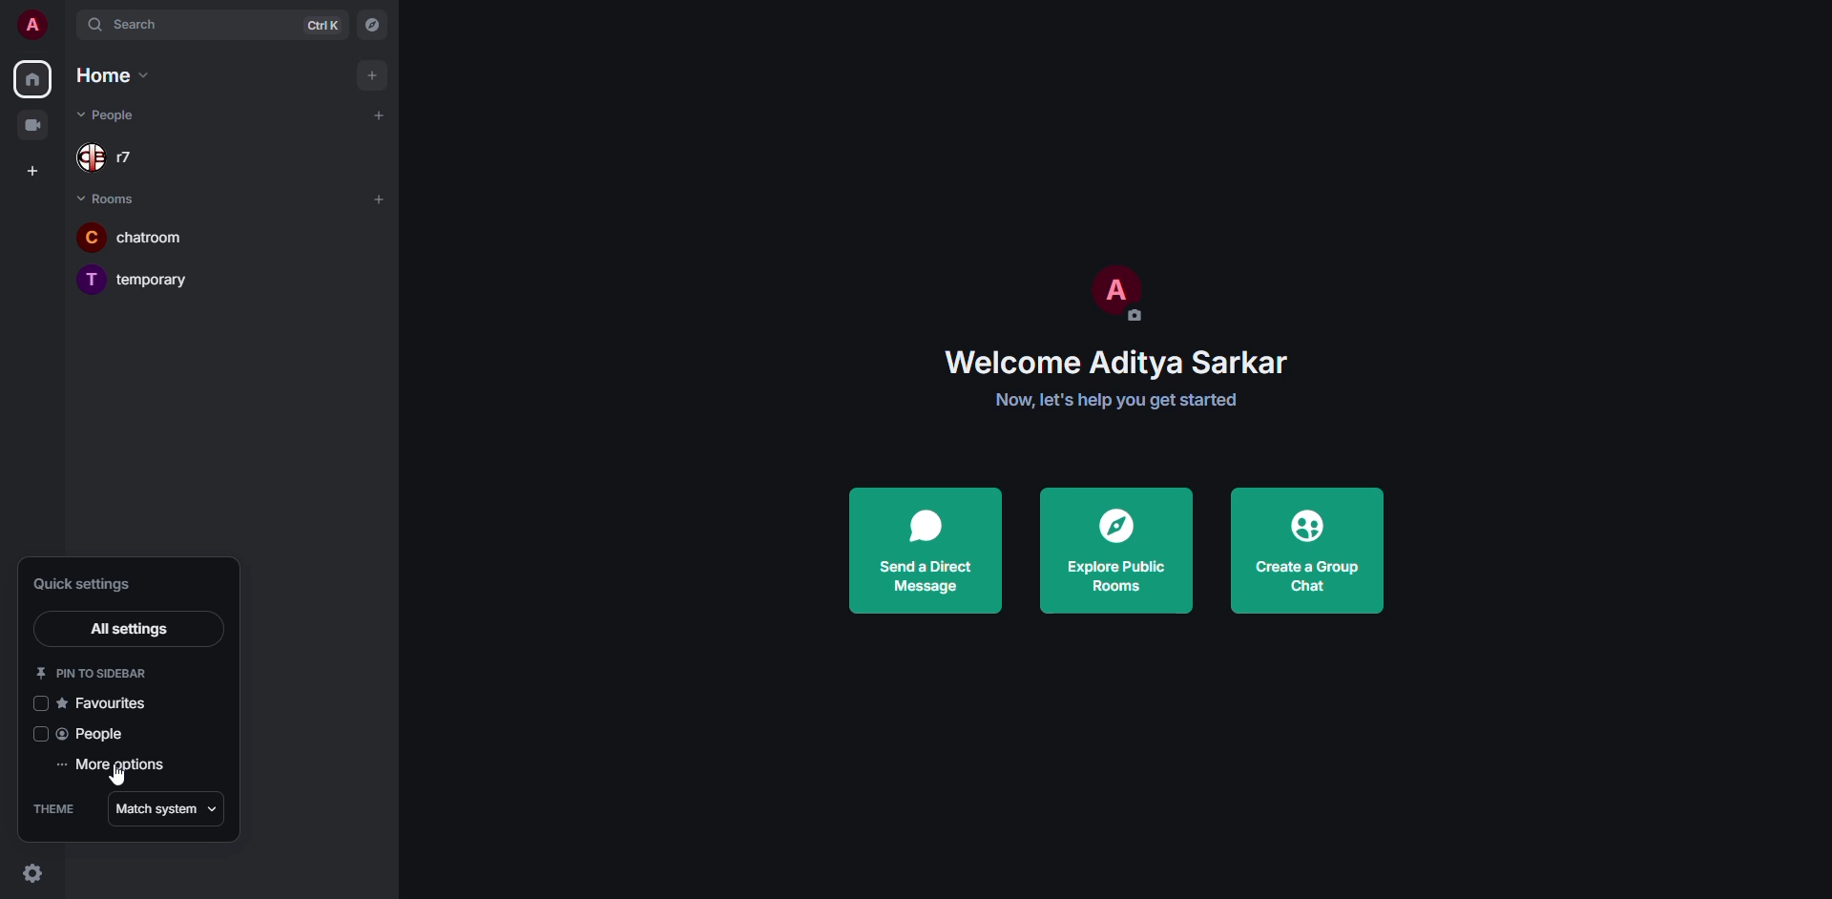 The image size is (1832, 899). I want to click on chatroom, so click(153, 237).